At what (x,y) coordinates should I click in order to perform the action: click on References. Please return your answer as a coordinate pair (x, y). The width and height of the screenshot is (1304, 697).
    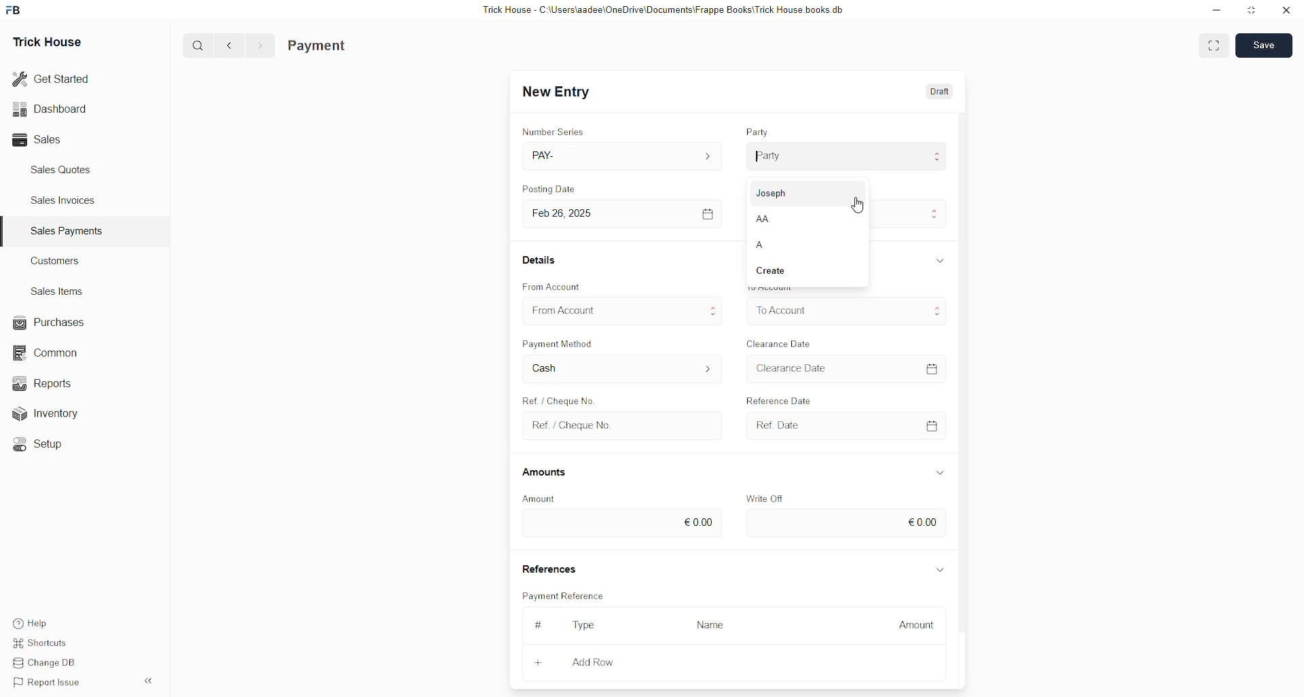
    Looking at the image, I should click on (548, 567).